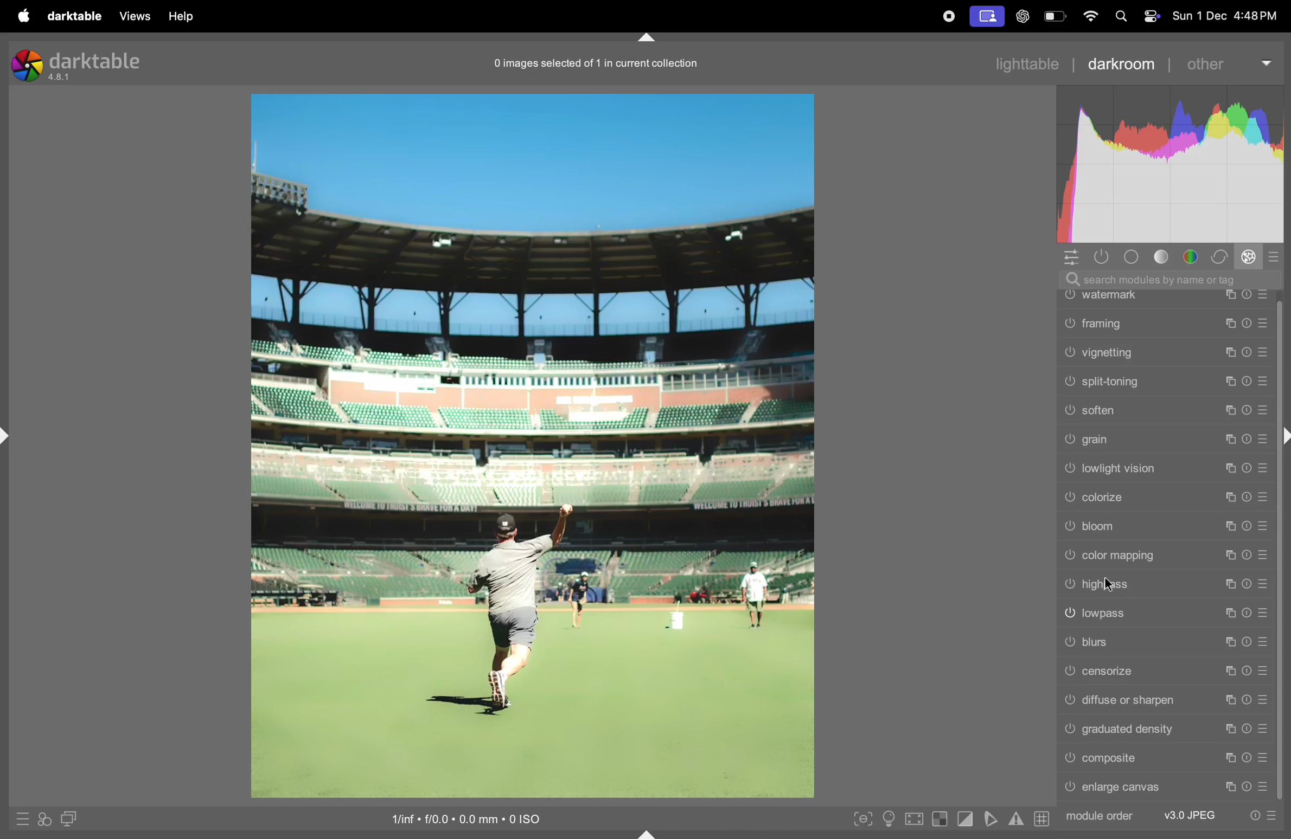 The image size is (1291, 839). I want to click on soften, so click(1165, 410).